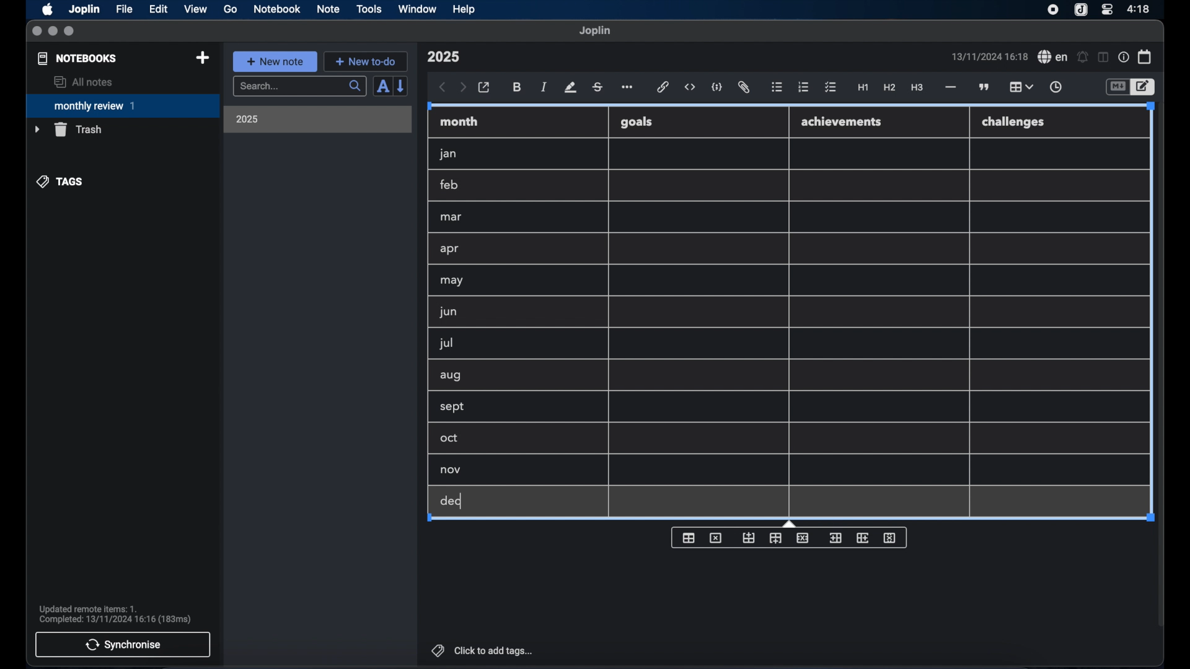 The height and width of the screenshot is (669, 1190). Describe the element at coordinates (451, 377) in the screenshot. I see `aug` at that location.